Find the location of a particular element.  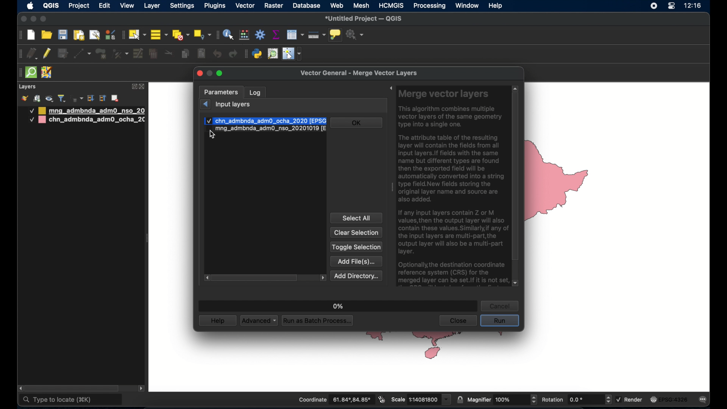

scroll left arrow is located at coordinates (323, 278).